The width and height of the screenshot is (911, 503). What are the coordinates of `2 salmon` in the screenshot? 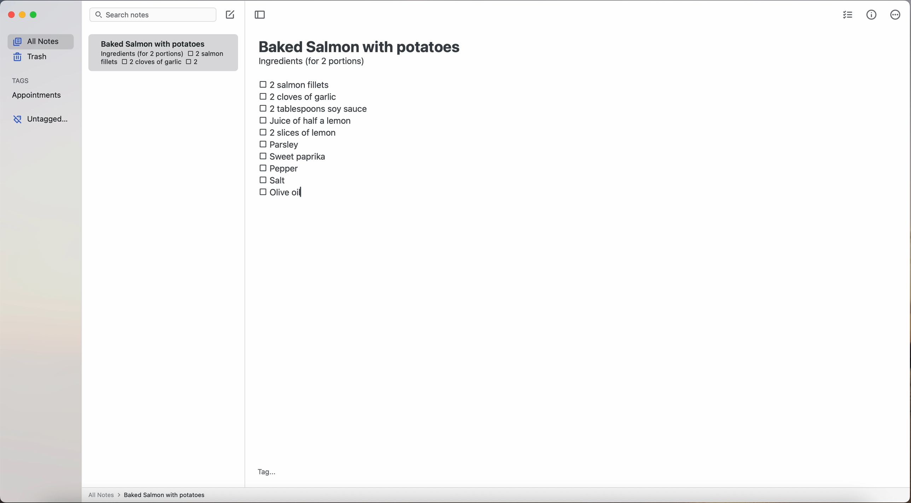 It's located at (205, 52).